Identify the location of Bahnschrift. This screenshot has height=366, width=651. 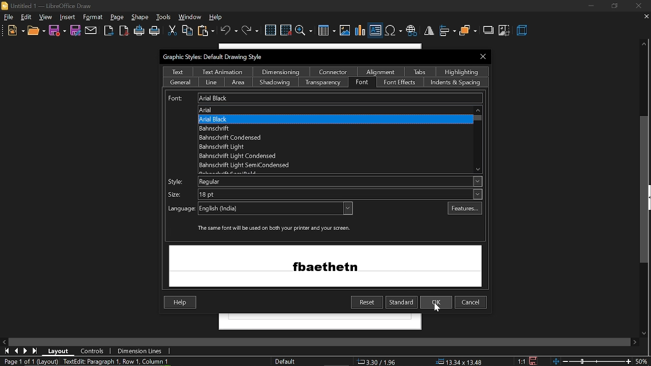
(224, 128).